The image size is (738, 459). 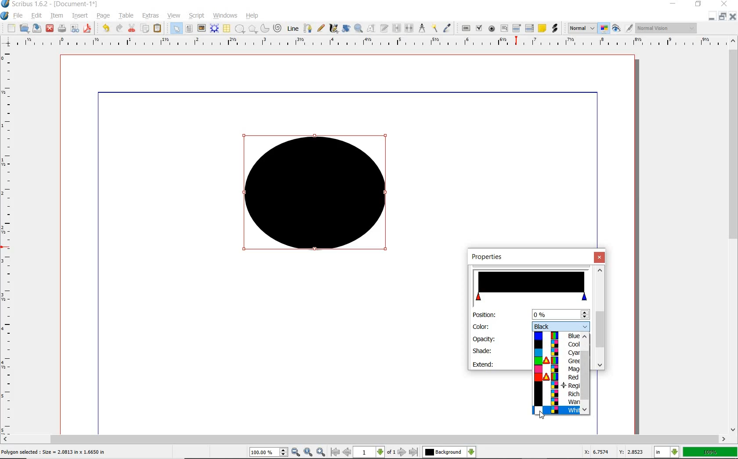 What do you see at coordinates (733, 17) in the screenshot?
I see `CLOSE` at bounding box center [733, 17].